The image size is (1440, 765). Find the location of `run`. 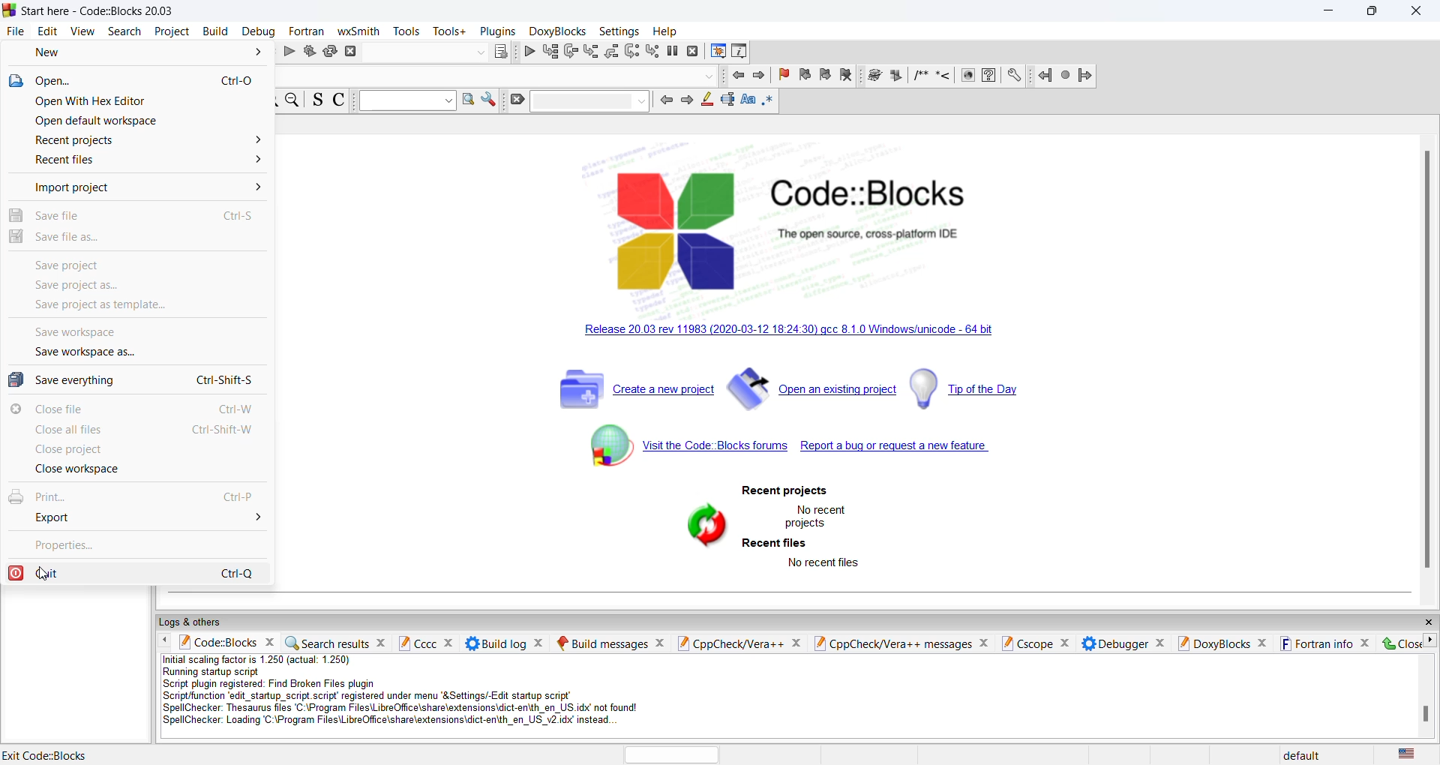

run is located at coordinates (292, 52).